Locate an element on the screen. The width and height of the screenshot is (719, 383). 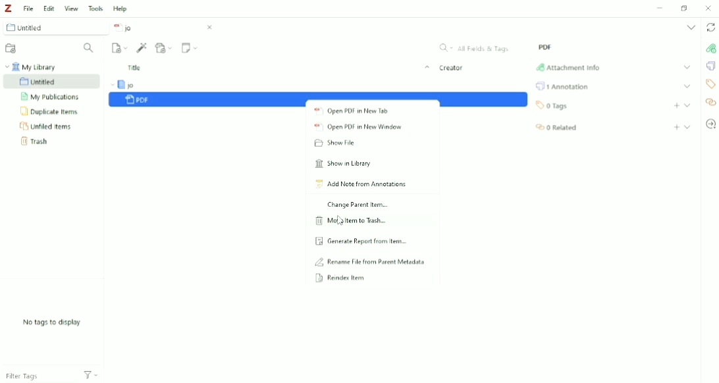
Attachment Info is located at coordinates (708, 49).